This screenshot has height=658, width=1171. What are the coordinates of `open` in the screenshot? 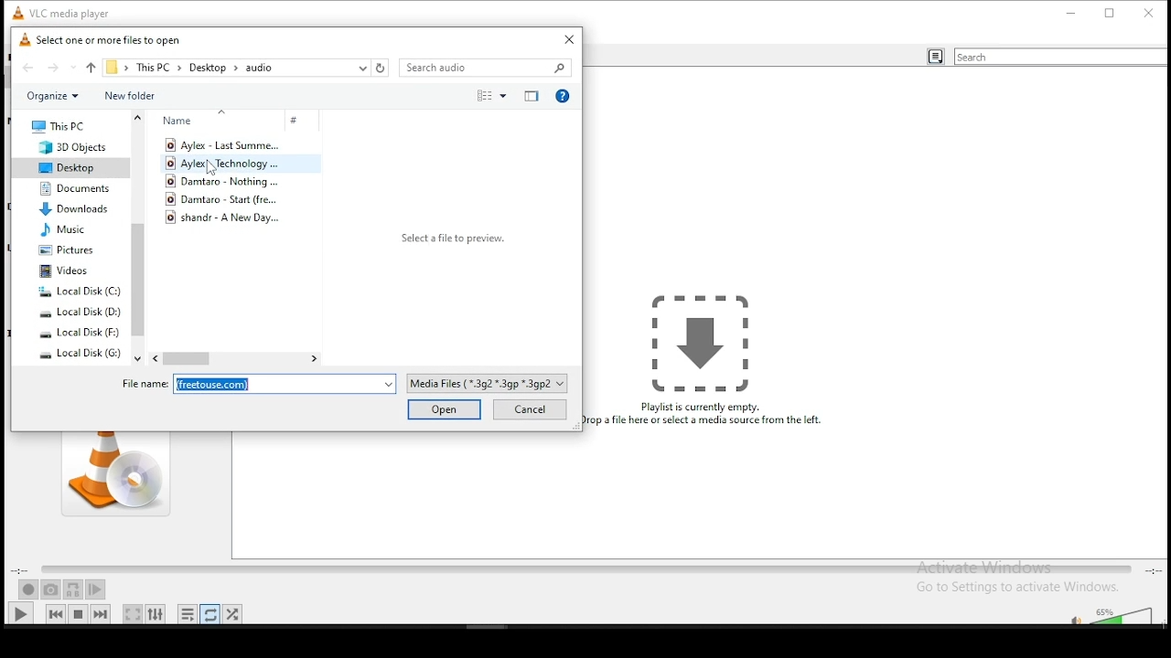 It's located at (446, 410).